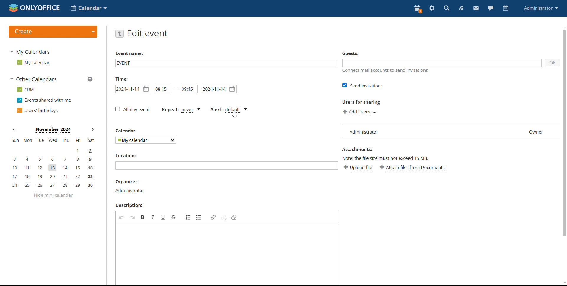 The height and width of the screenshot is (286, 567). What do you see at coordinates (224, 217) in the screenshot?
I see `unlink` at bounding box center [224, 217].